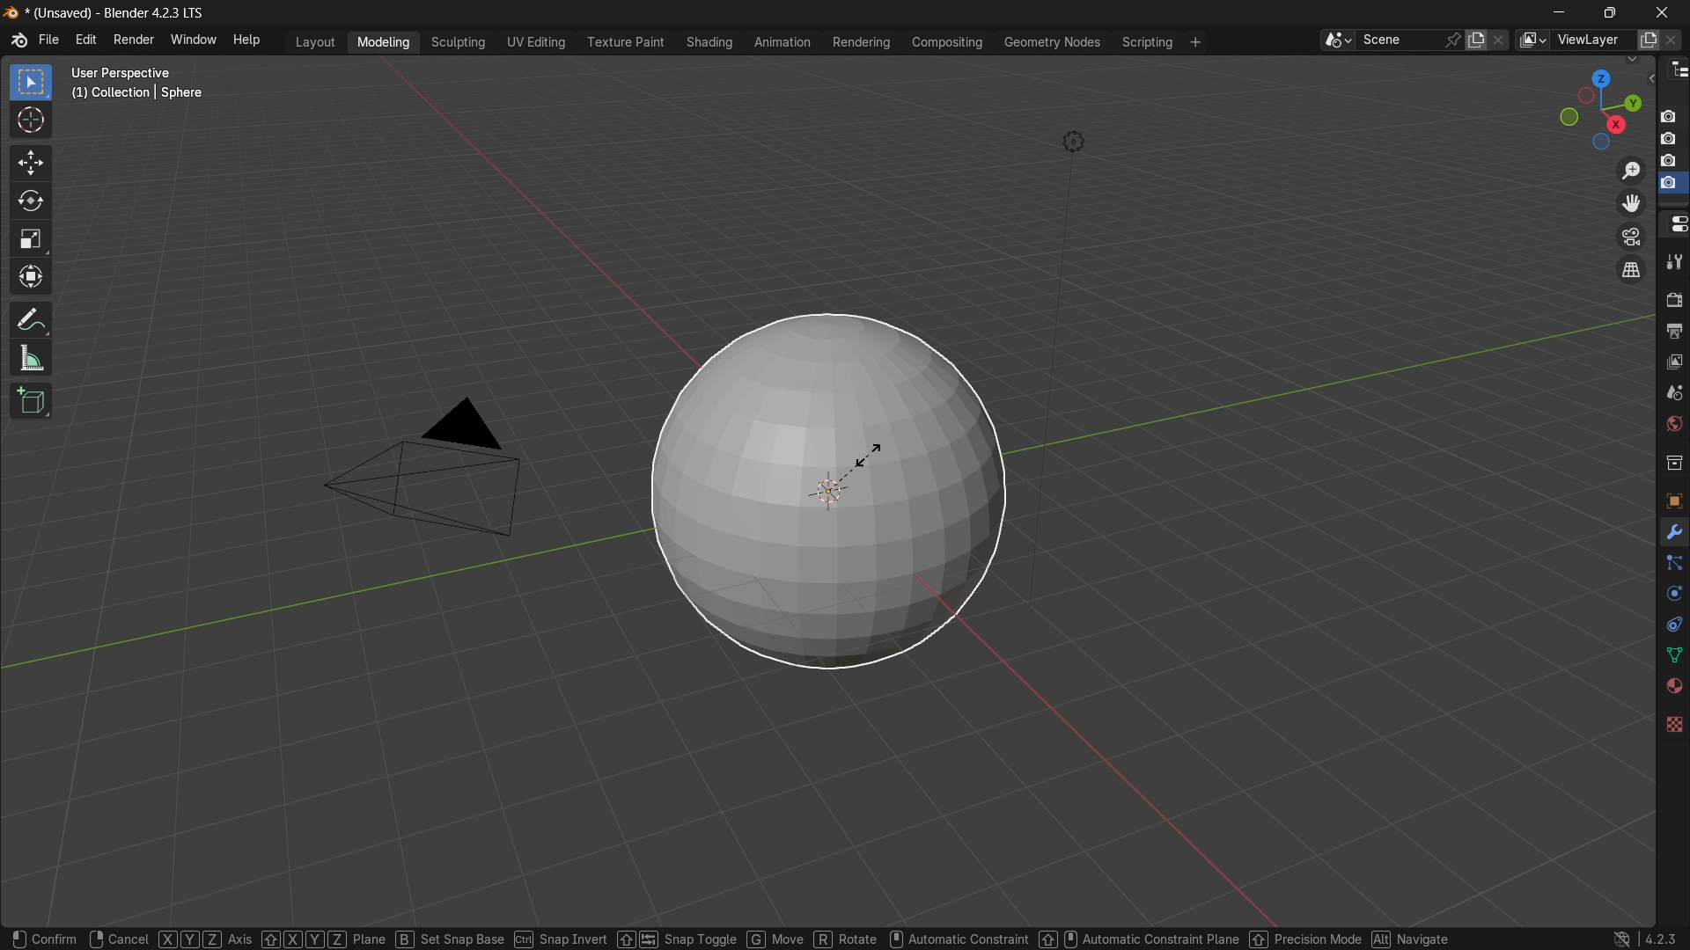 The height and width of the screenshot is (950, 1690). Describe the element at coordinates (1673, 301) in the screenshot. I see `render` at that location.